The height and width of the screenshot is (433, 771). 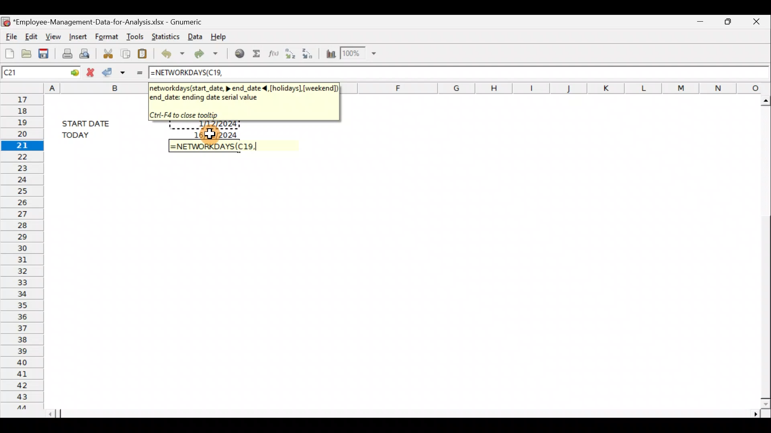 I want to click on Cells, so click(x=397, y=285).